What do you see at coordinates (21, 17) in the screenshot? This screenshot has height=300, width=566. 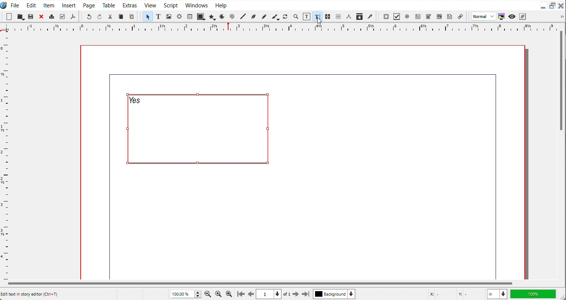 I see `Save` at bounding box center [21, 17].